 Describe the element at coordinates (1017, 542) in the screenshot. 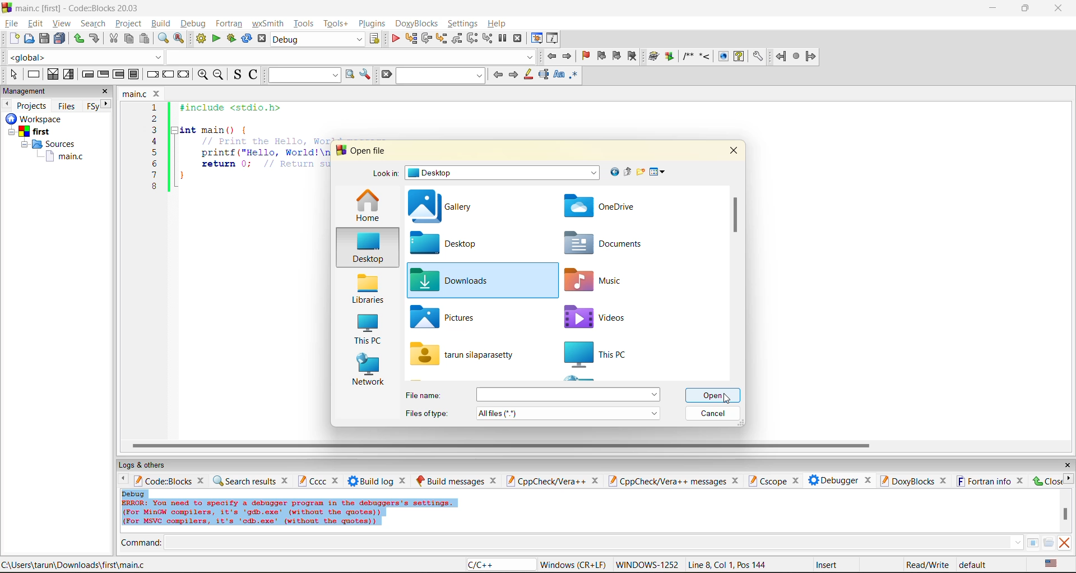

I see `down` at that location.